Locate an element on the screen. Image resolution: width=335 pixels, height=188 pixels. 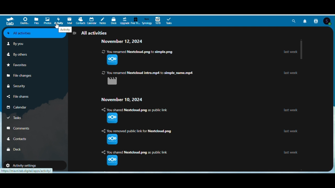
Calendar is located at coordinates (91, 21).